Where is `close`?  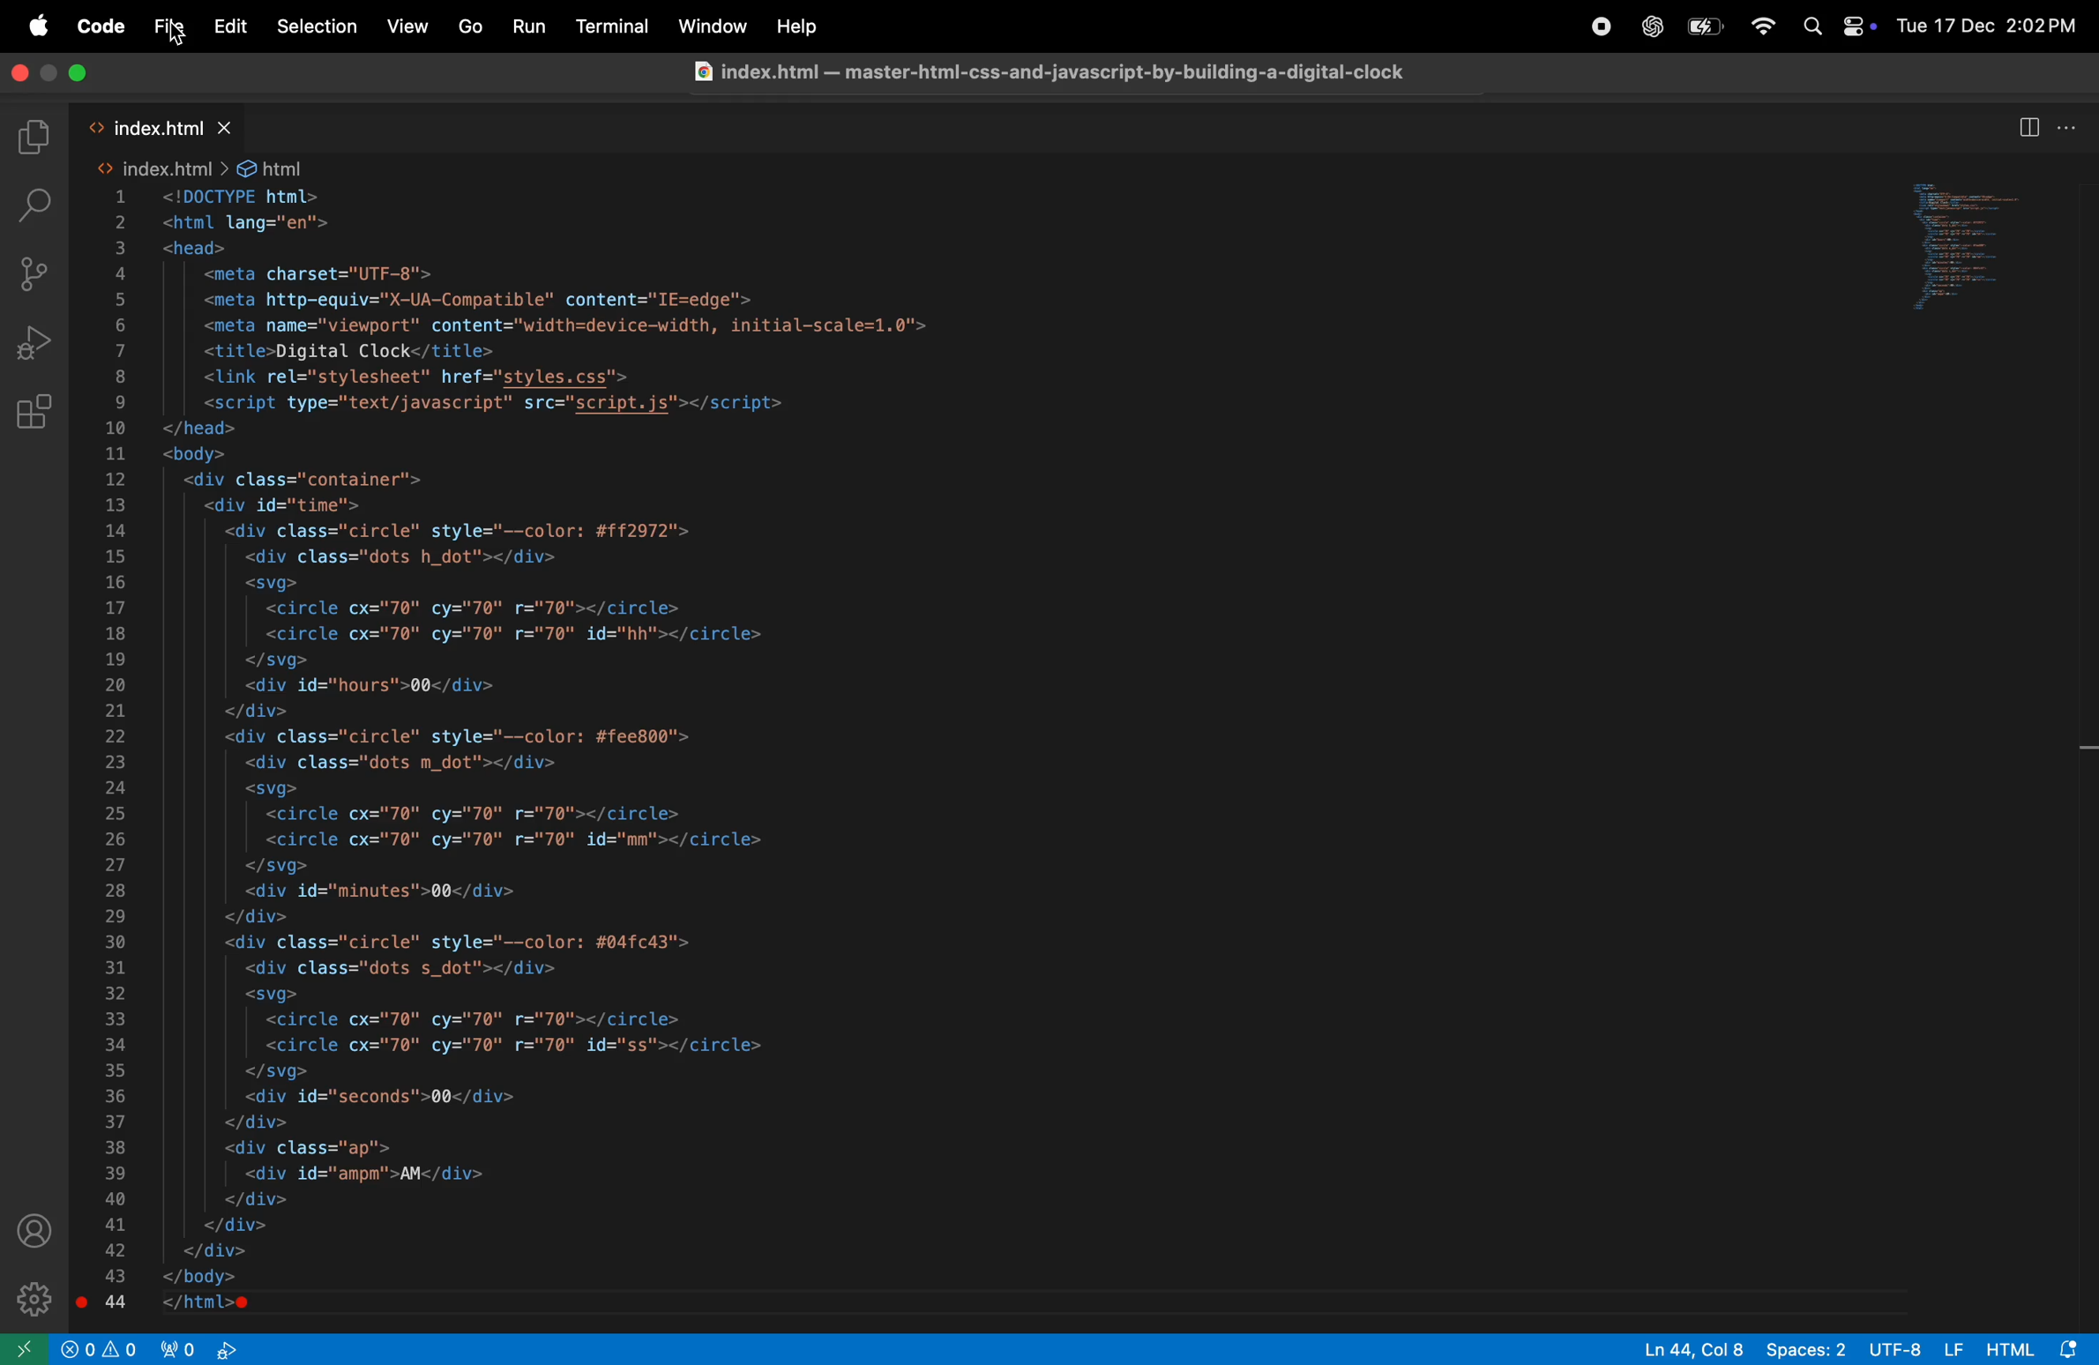 close is located at coordinates (228, 129).